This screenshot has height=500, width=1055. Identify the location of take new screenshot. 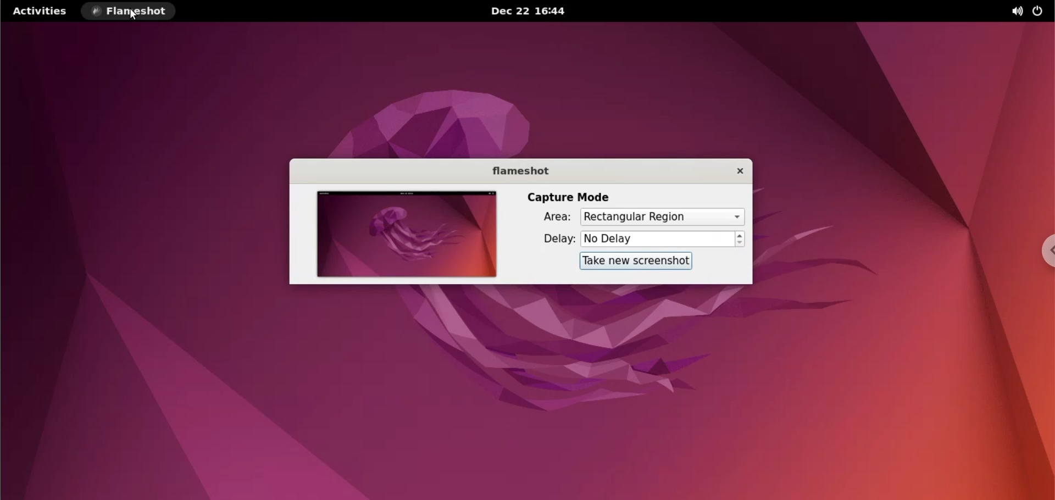
(637, 261).